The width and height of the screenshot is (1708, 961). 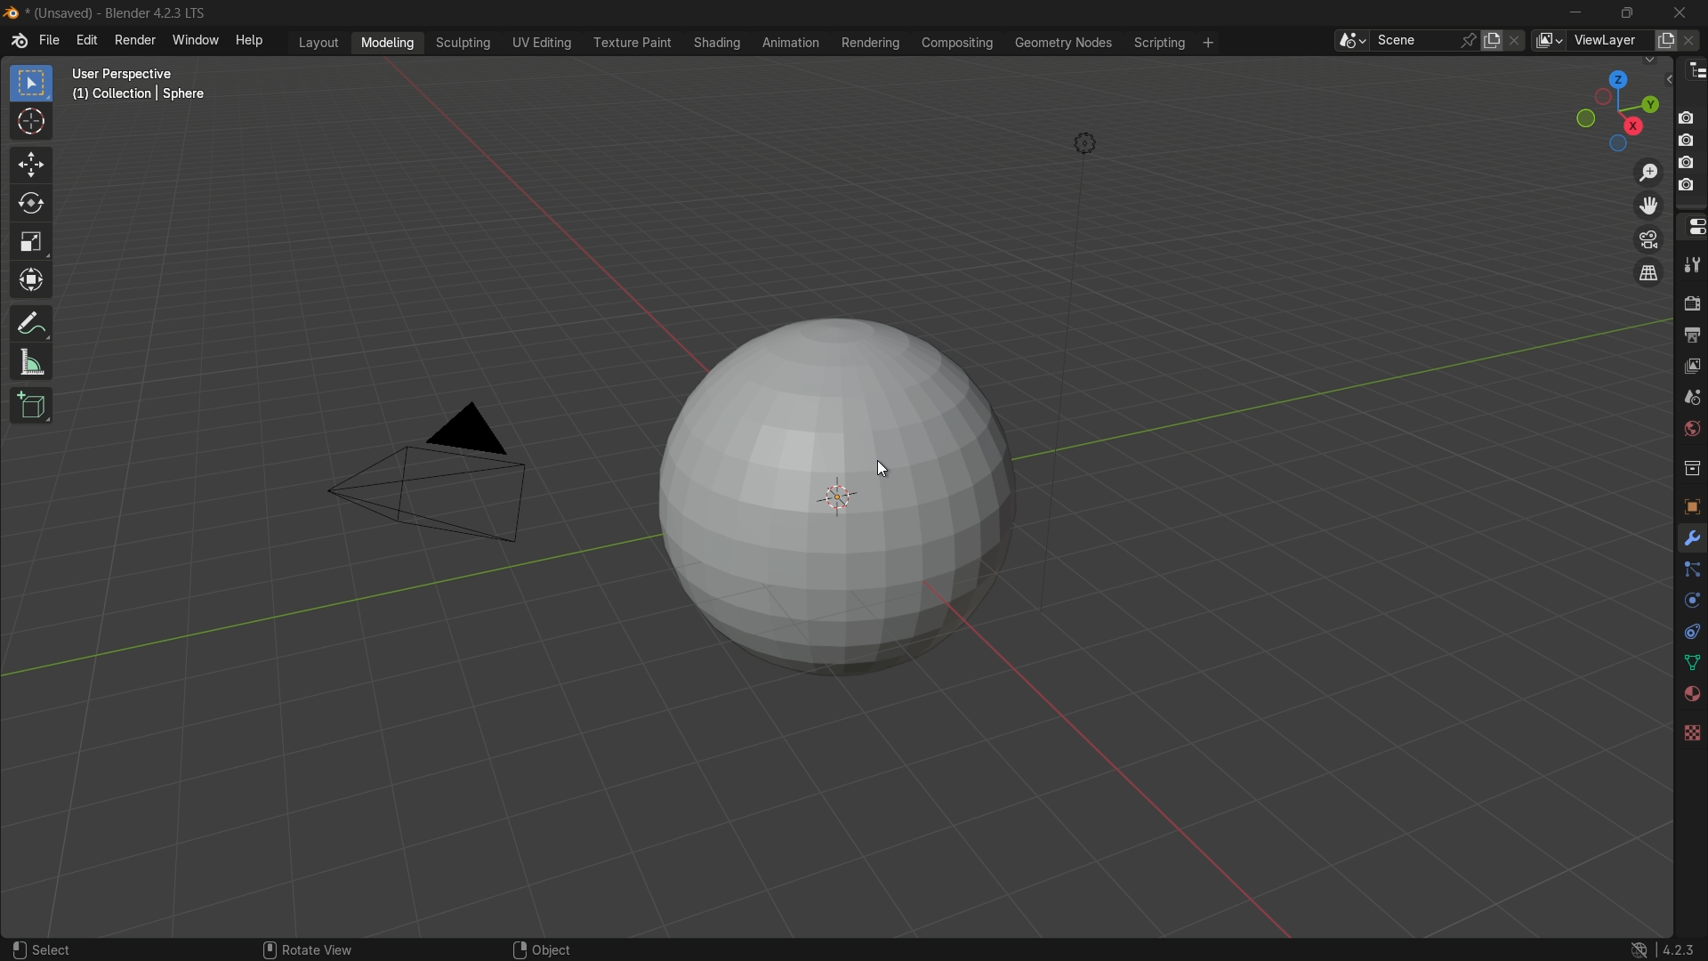 I want to click on new scene, so click(x=1493, y=40).